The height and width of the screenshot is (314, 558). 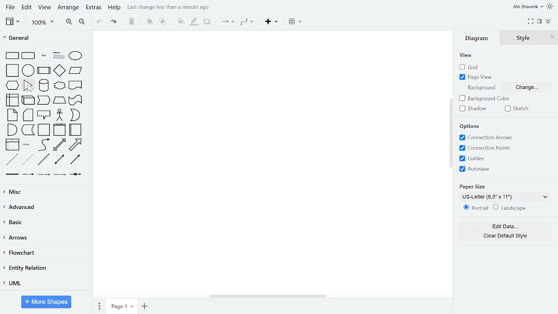 What do you see at coordinates (505, 236) in the screenshot?
I see `clear data style` at bounding box center [505, 236].